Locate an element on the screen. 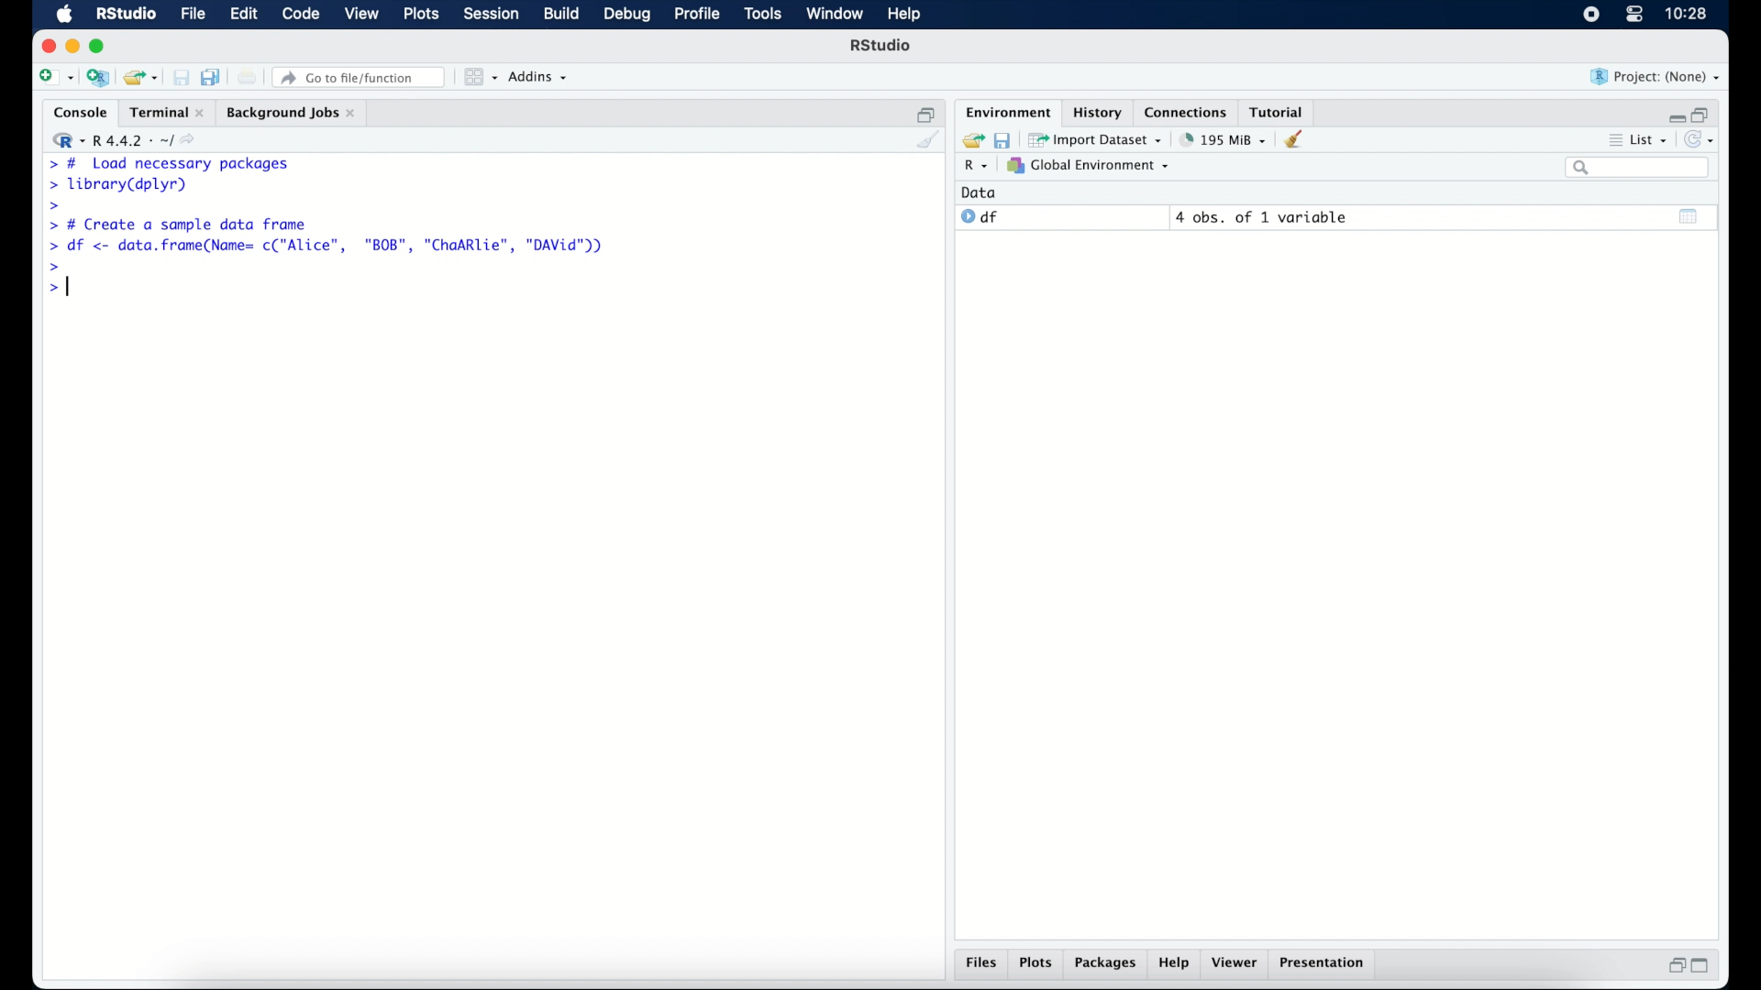  environment is located at coordinates (1005, 111).